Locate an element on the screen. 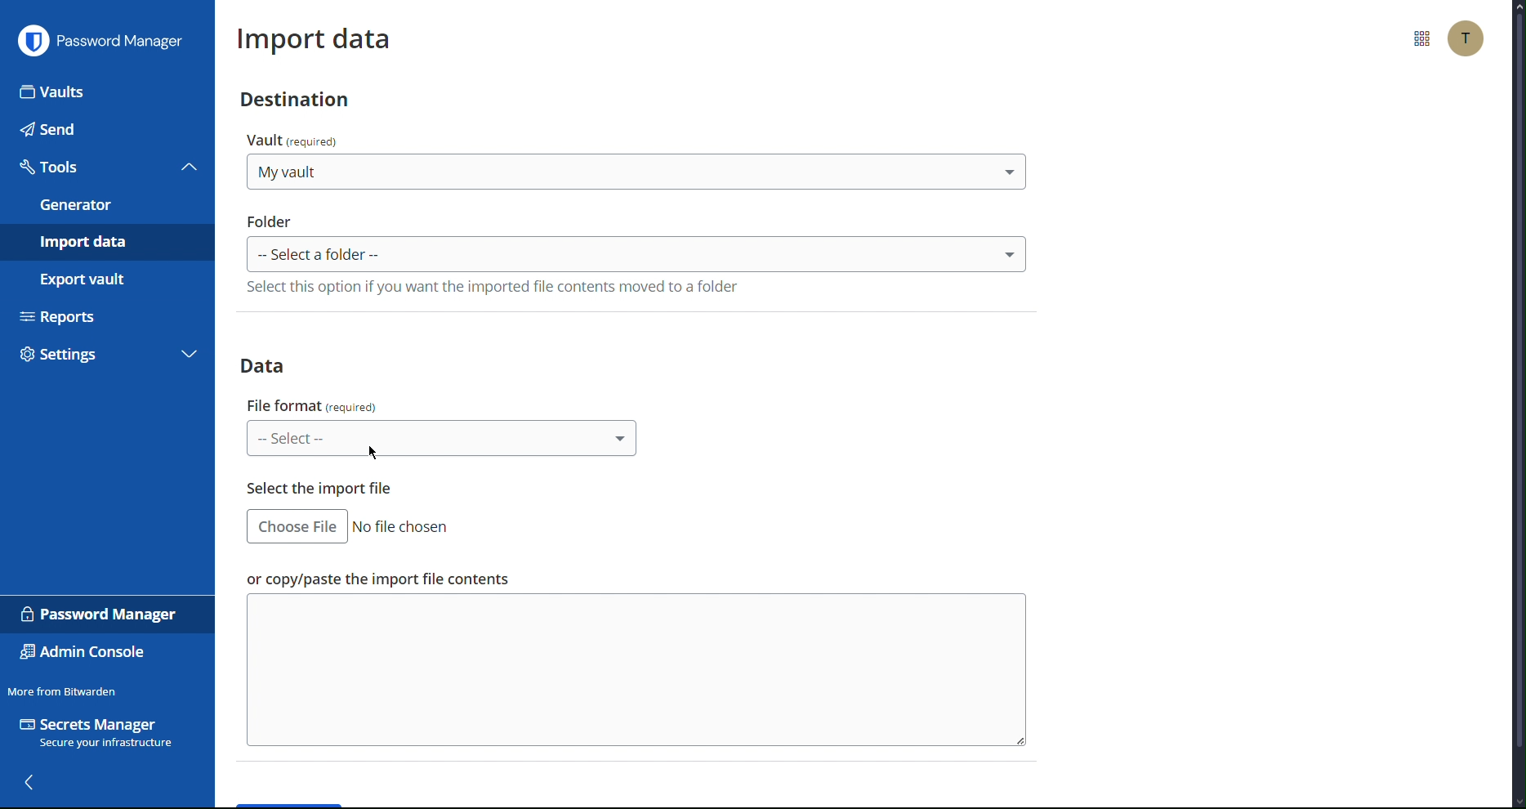  Account is located at coordinates (1467, 38).